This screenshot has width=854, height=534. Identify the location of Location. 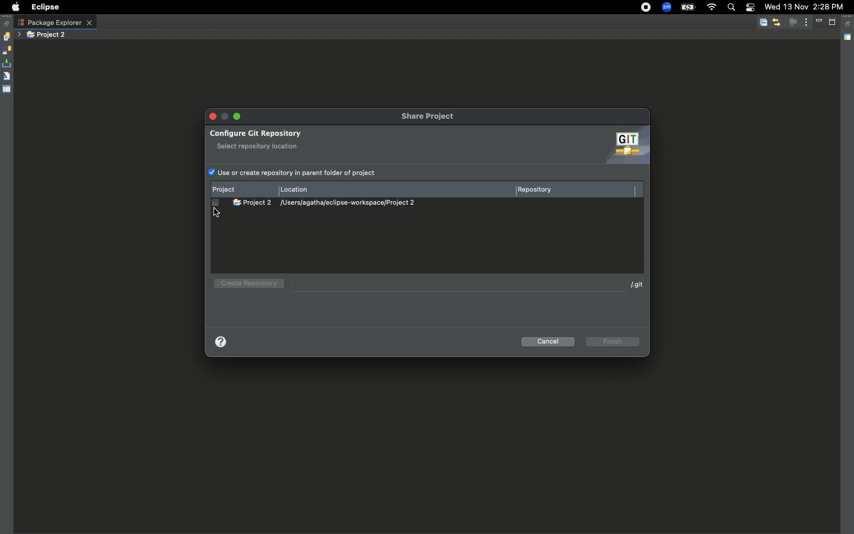
(298, 188).